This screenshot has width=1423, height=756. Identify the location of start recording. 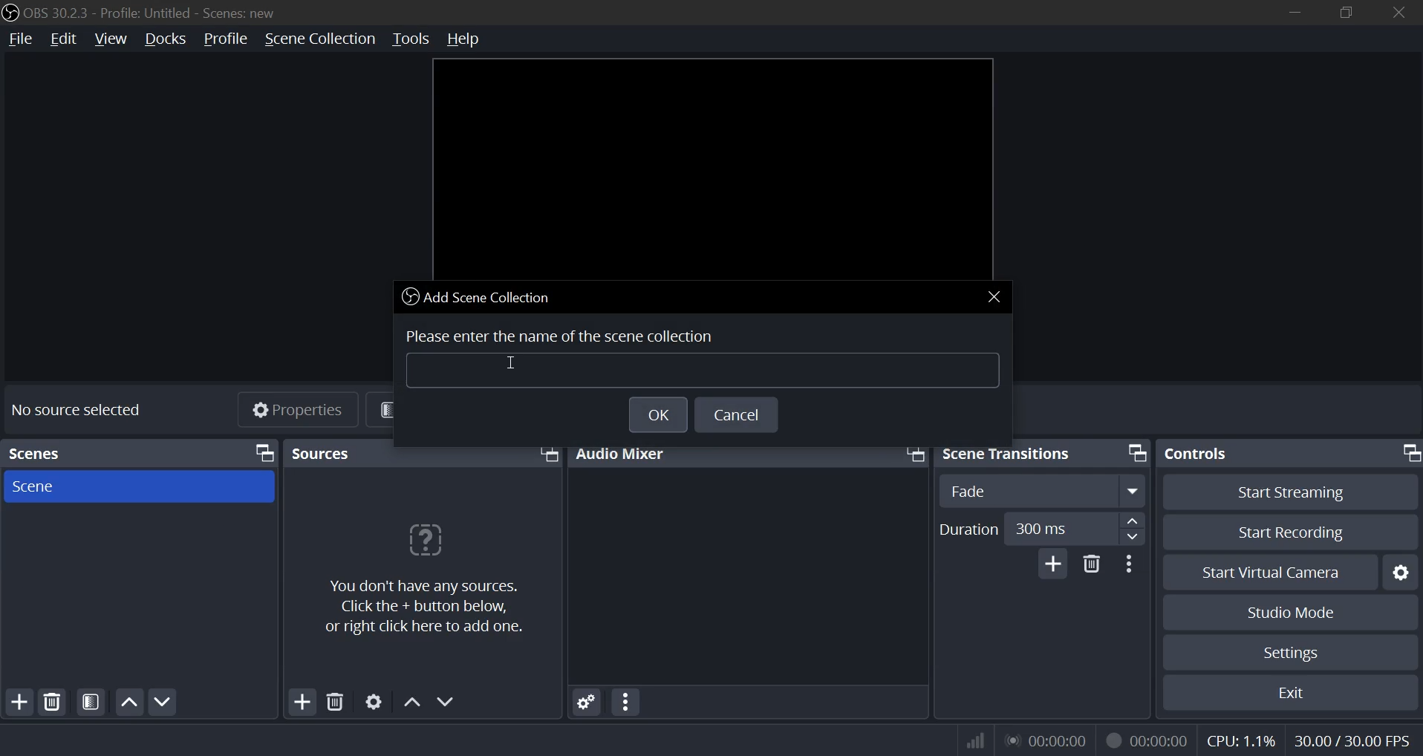
(1292, 532).